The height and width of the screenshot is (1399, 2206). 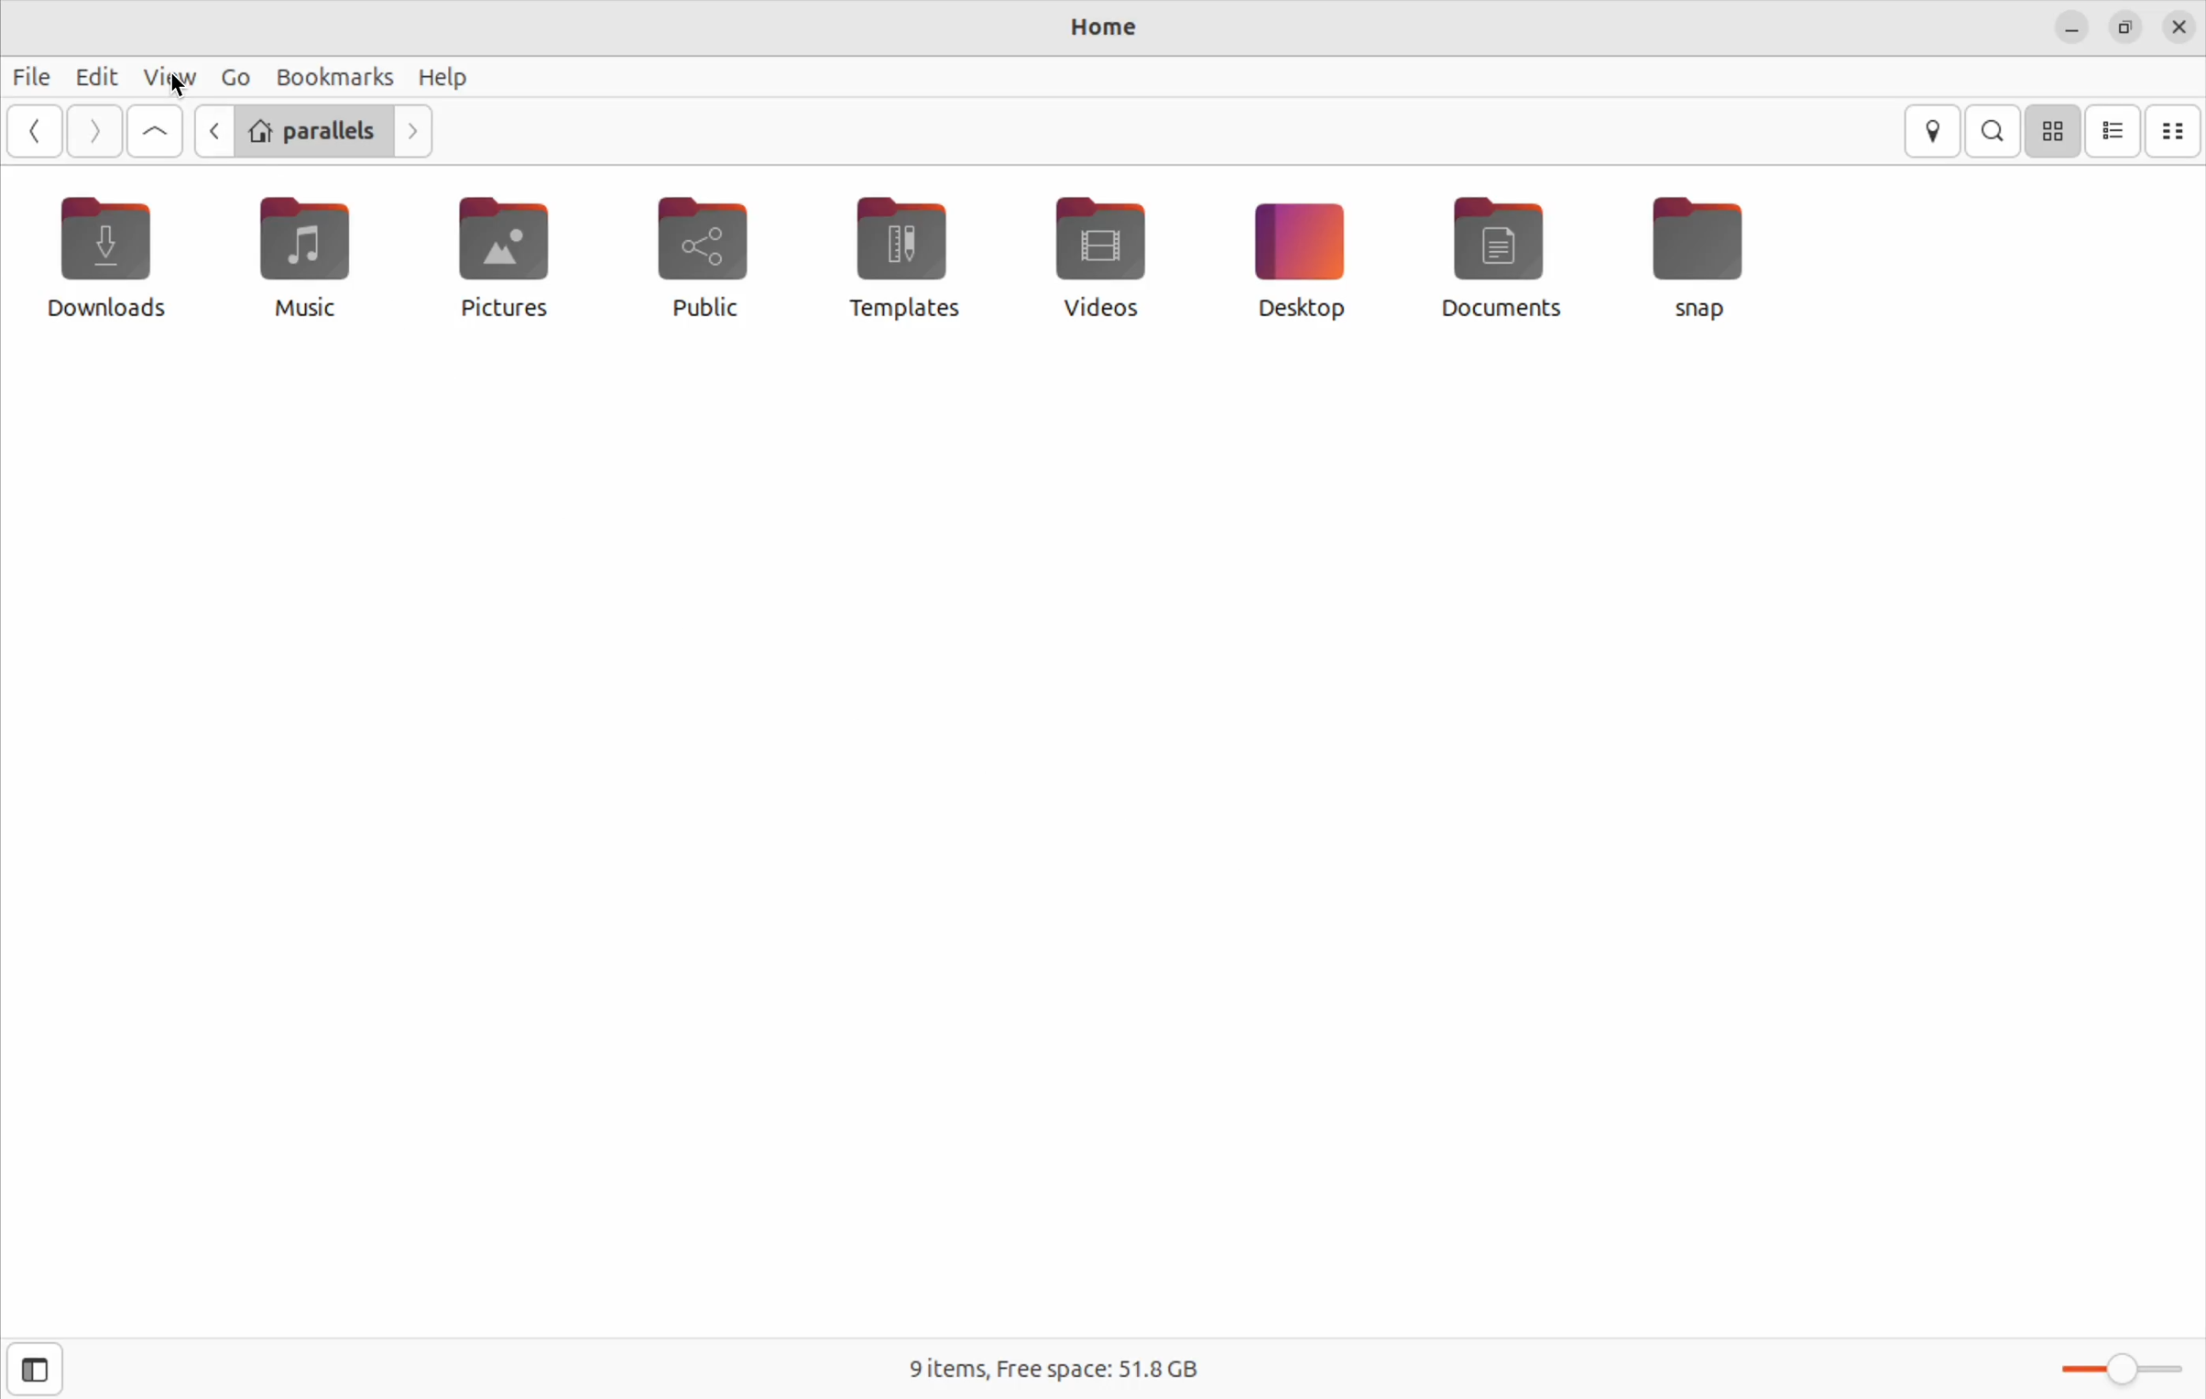 What do you see at coordinates (1091, 256) in the screenshot?
I see `videos` at bounding box center [1091, 256].